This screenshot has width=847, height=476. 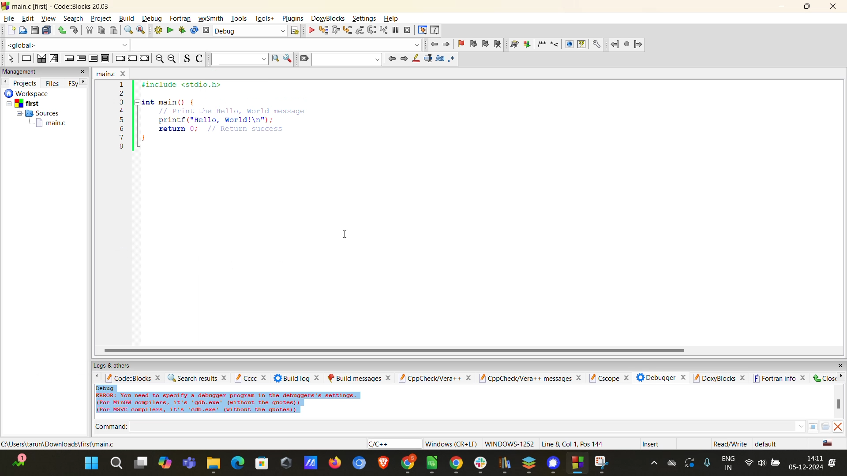 What do you see at coordinates (295, 30) in the screenshot?
I see `show the select target dialog` at bounding box center [295, 30].